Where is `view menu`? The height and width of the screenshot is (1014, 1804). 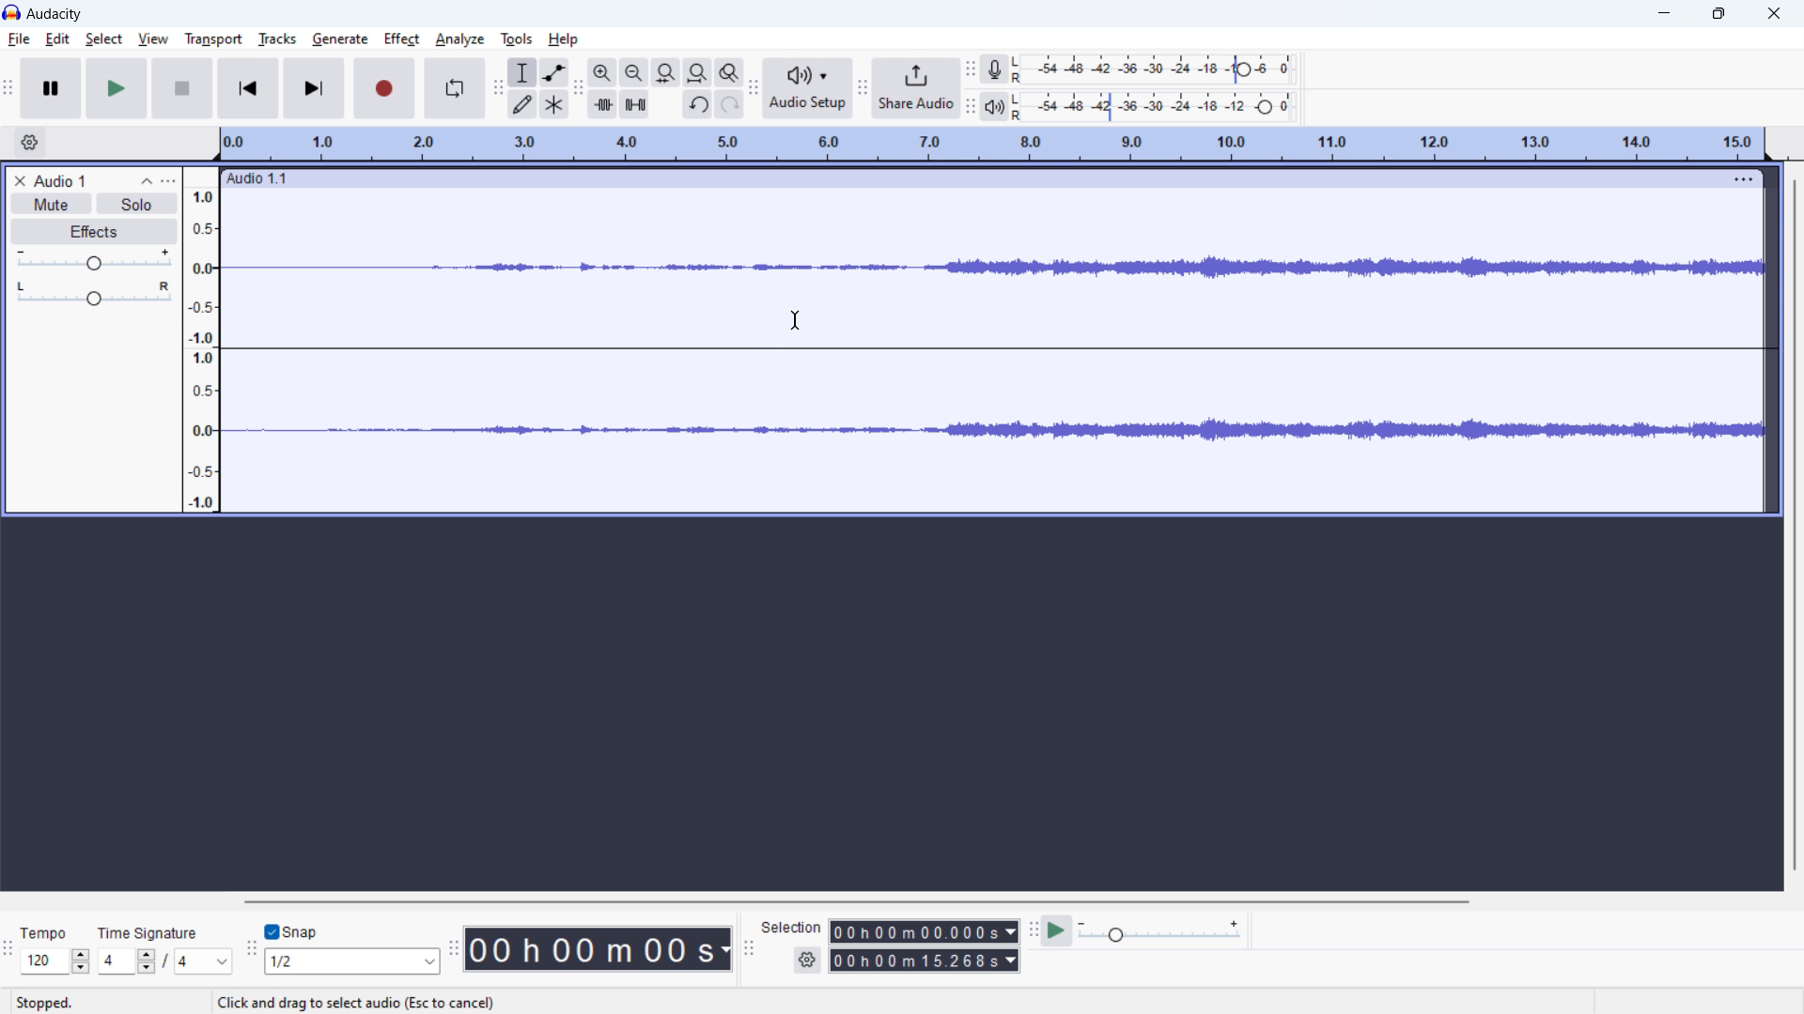 view menu is located at coordinates (168, 180).